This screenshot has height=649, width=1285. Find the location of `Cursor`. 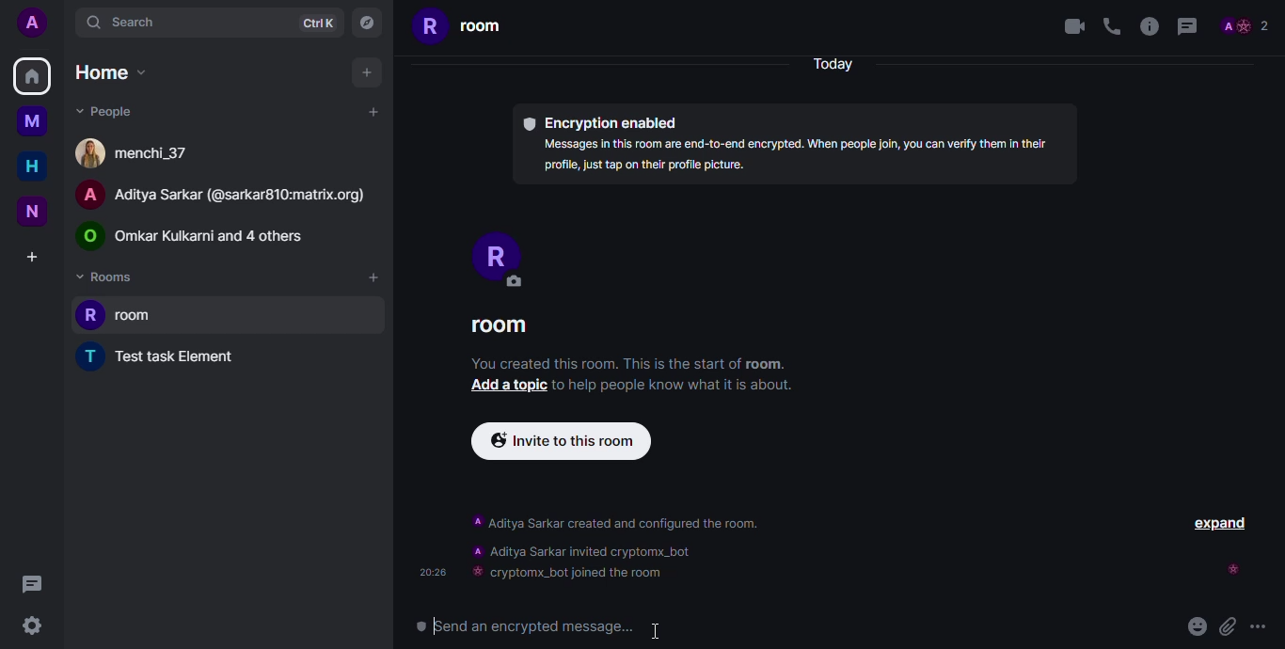

Cursor is located at coordinates (655, 632).